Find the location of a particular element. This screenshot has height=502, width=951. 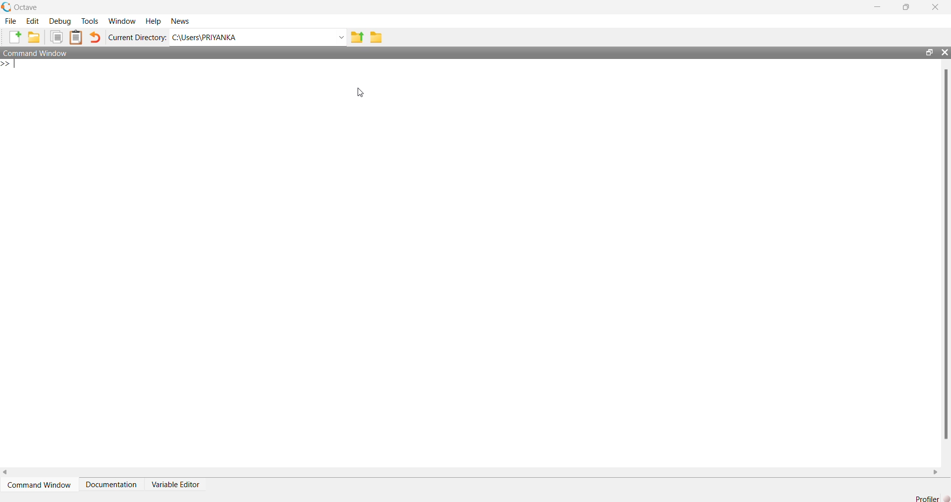

Command Window is located at coordinates (36, 53).